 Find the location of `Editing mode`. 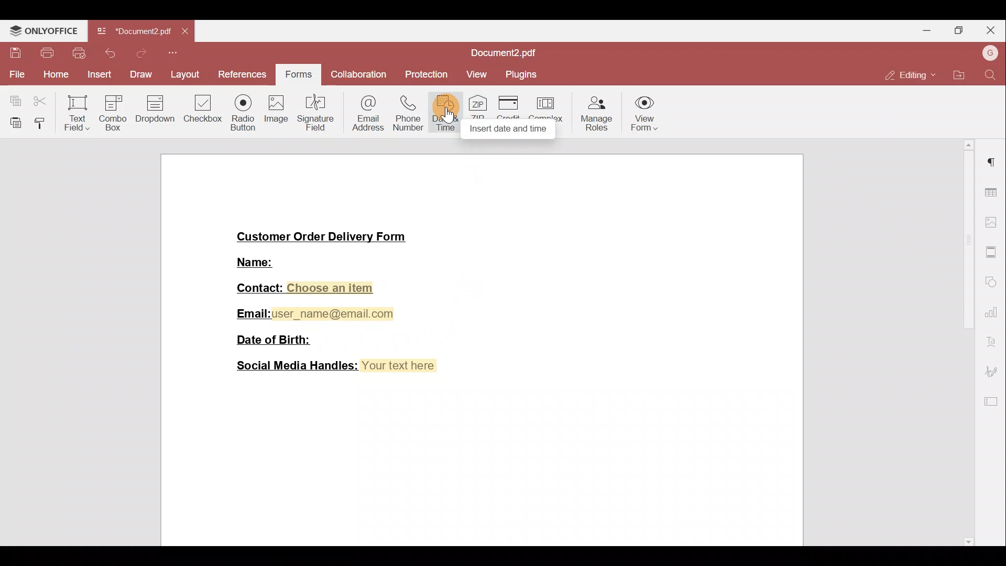

Editing mode is located at coordinates (907, 75).